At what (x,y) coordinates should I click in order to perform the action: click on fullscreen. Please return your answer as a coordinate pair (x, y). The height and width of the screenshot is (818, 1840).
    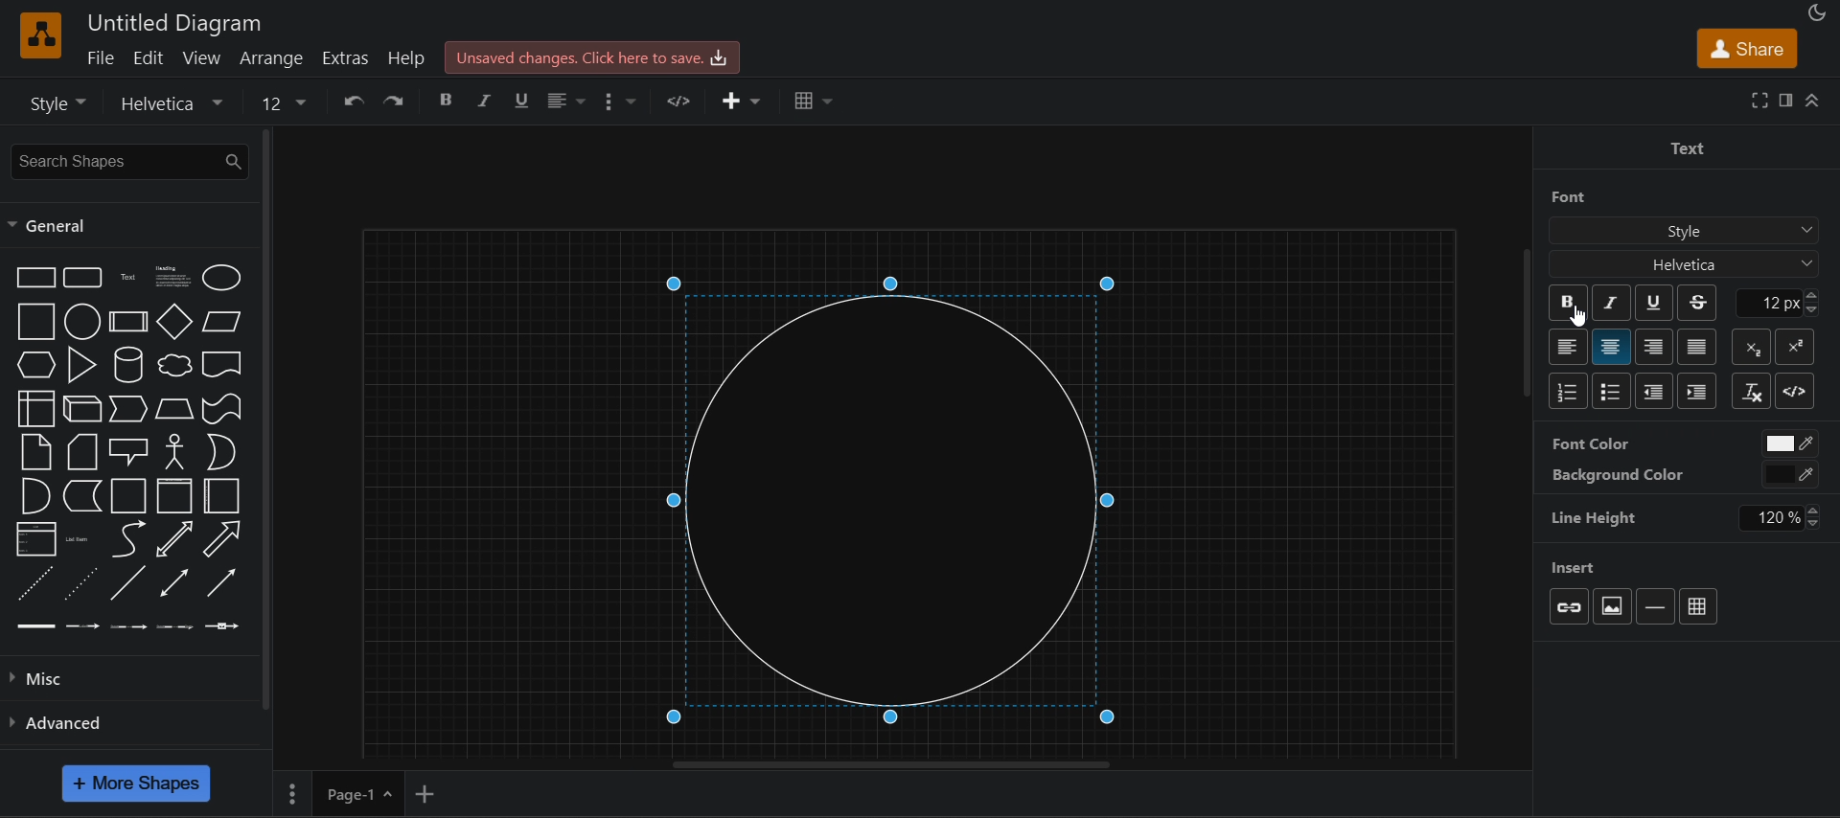
    Looking at the image, I should click on (1759, 101).